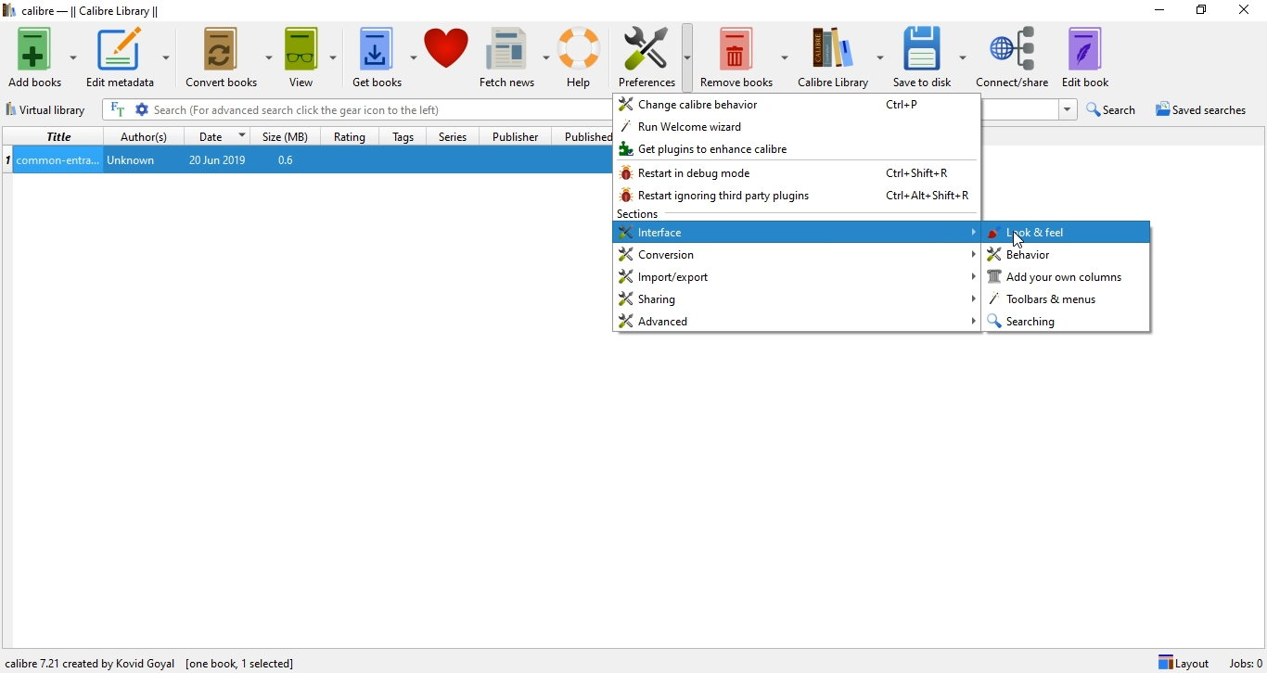  Describe the element at coordinates (41, 57) in the screenshot. I see `Add books` at that location.